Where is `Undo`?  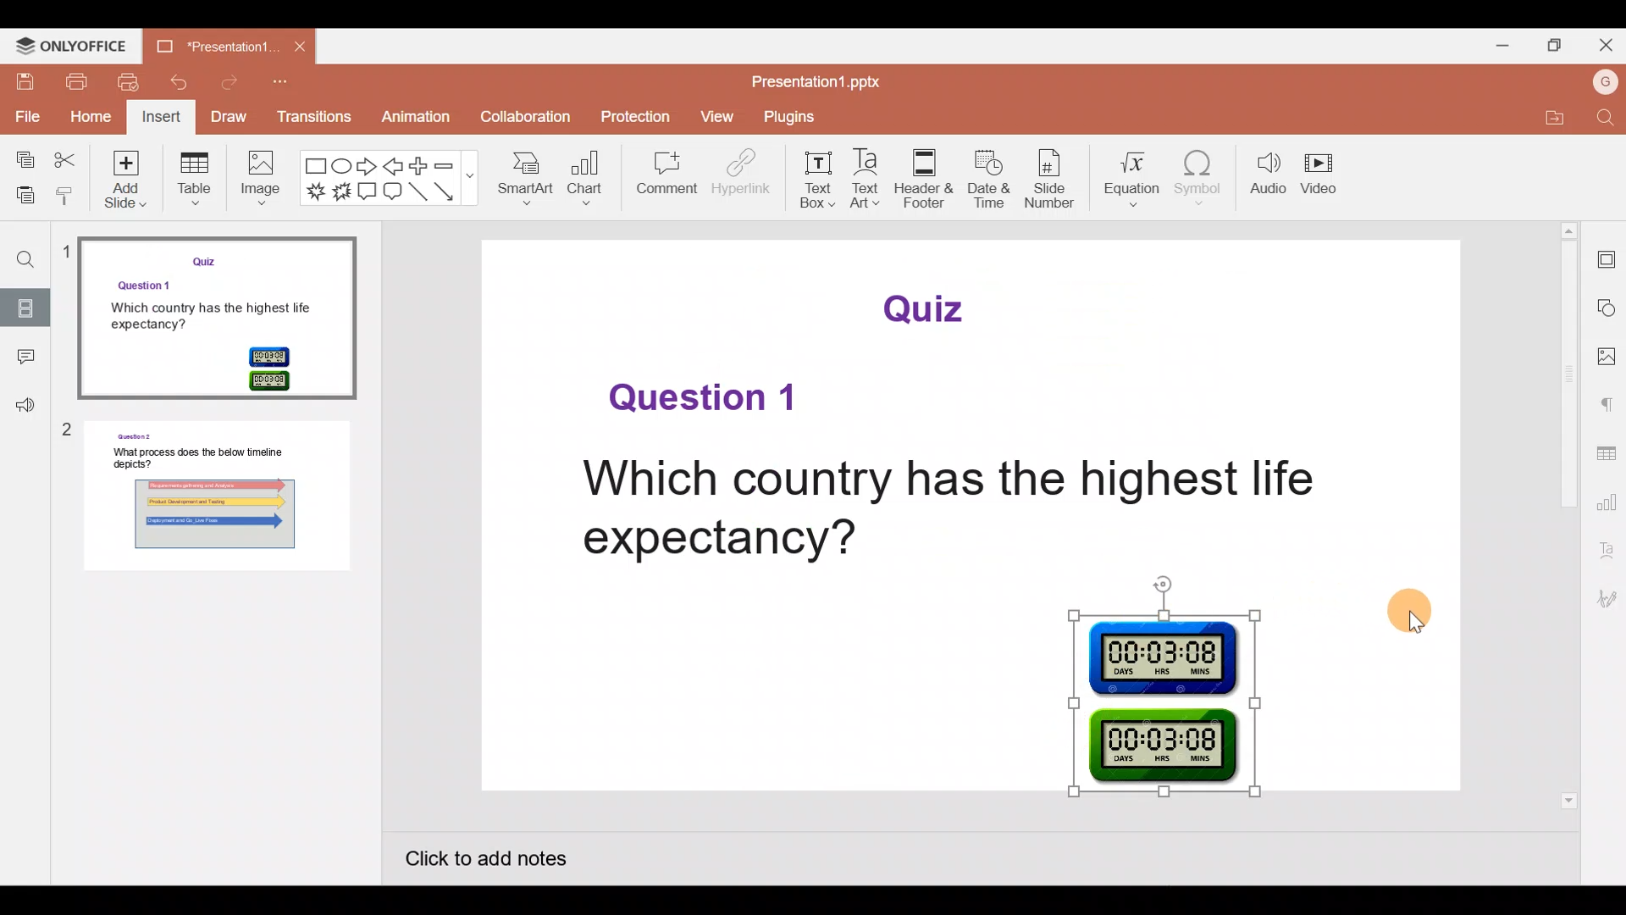
Undo is located at coordinates (186, 82).